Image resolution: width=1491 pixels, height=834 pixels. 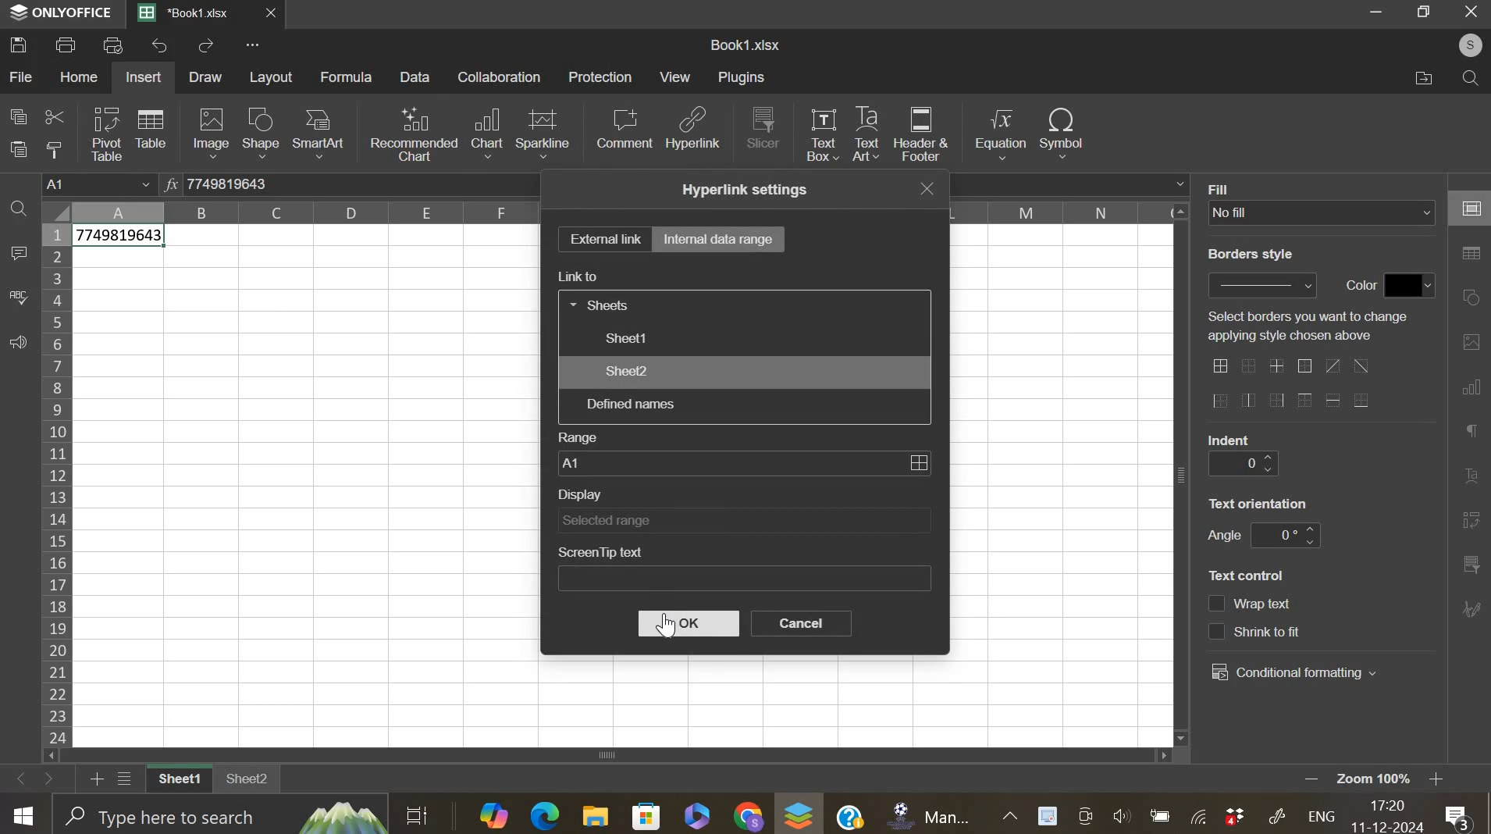 What do you see at coordinates (921, 134) in the screenshot?
I see `header & footer` at bounding box center [921, 134].